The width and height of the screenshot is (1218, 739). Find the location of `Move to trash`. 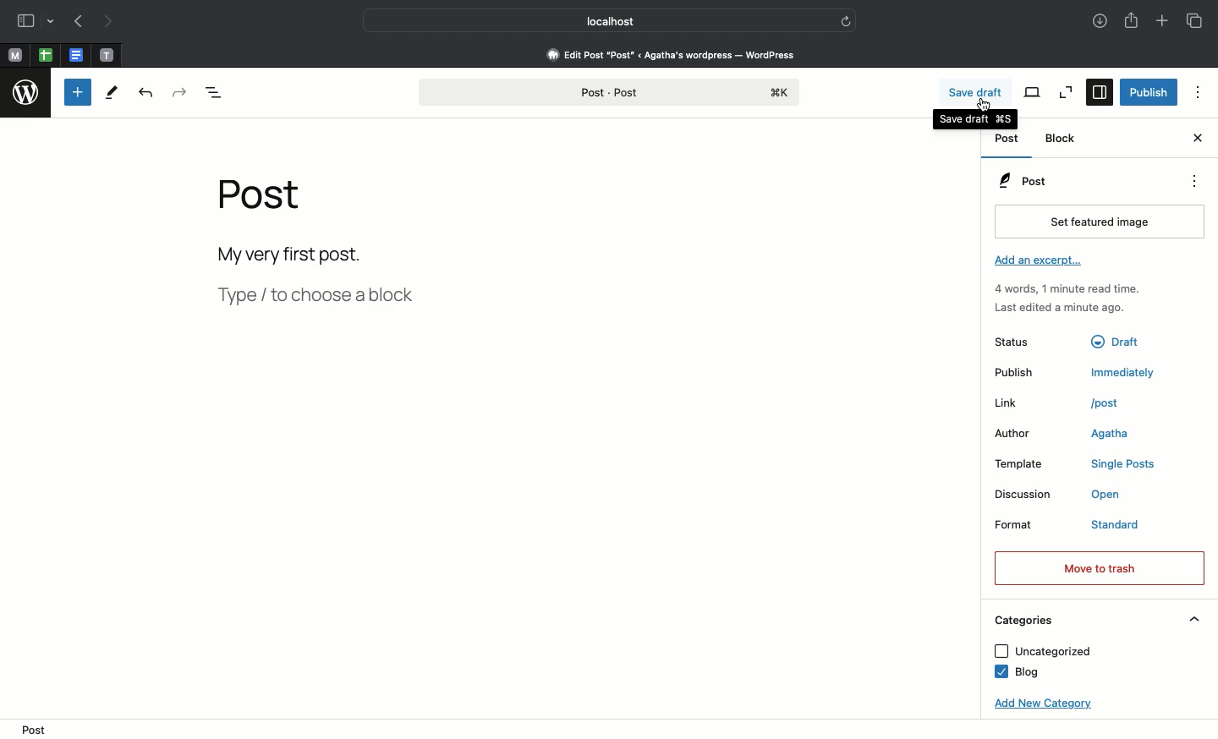

Move to trash is located at coordinates (1098, 568).